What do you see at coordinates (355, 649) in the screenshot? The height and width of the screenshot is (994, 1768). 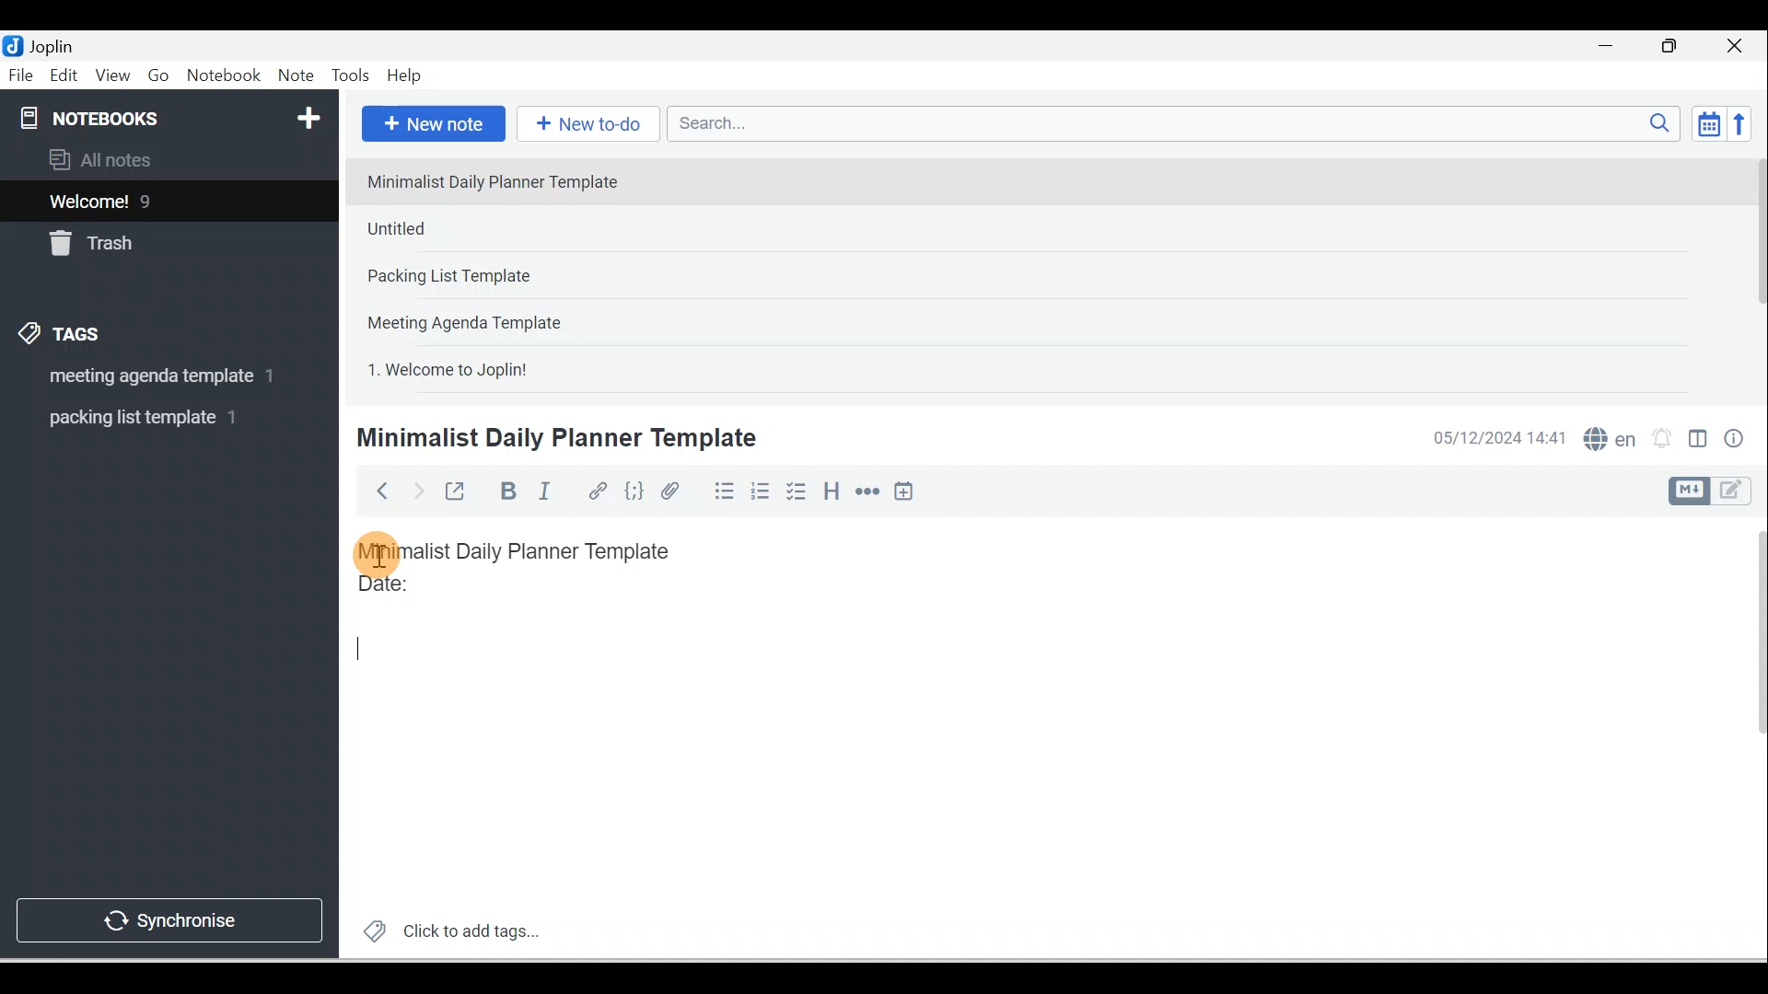 I see `Cursor` at bounding box center [355, 649].